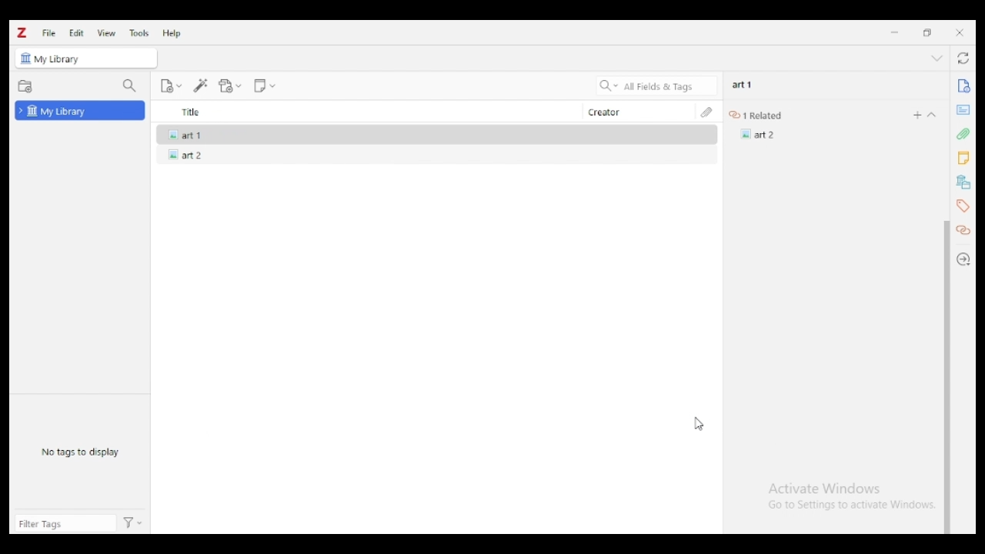  I want to click on add, so click(917, 115).